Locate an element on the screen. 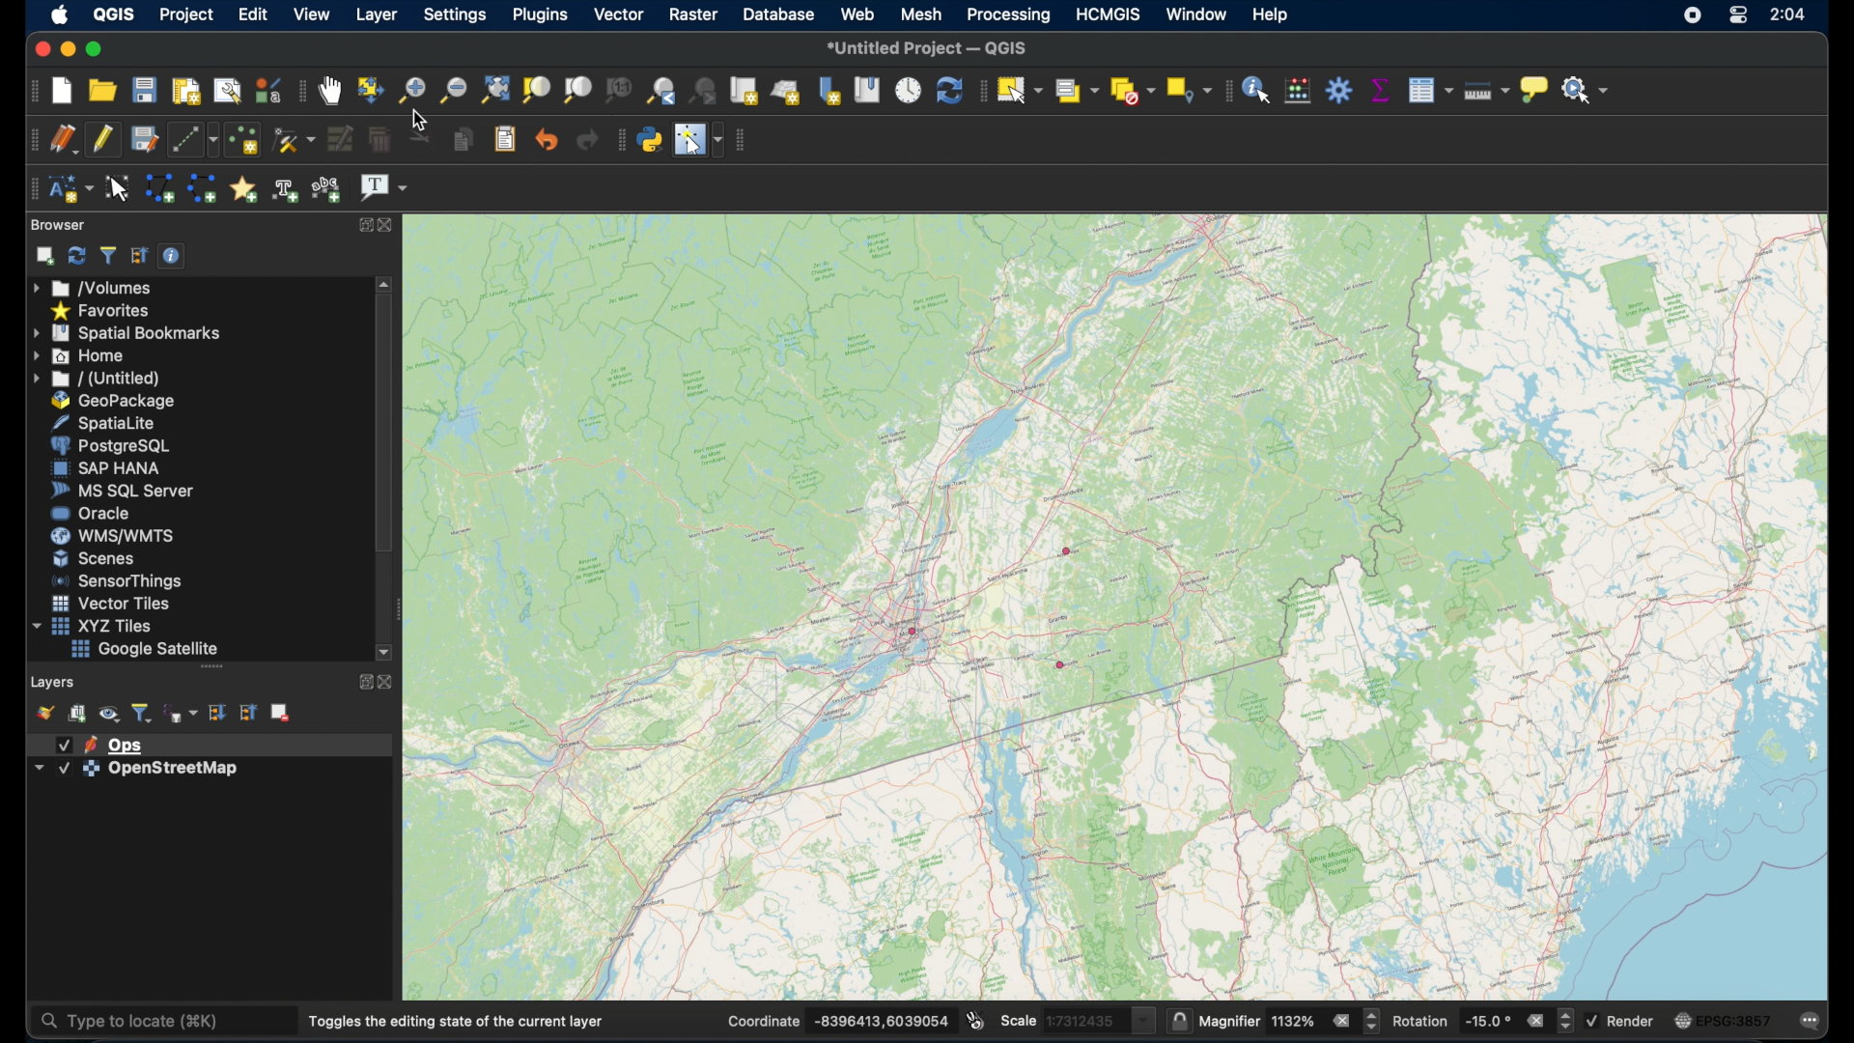 The height and width of the screenshot is (1043, 1854). new spatial bookmark is located at coordinates (829, 89).